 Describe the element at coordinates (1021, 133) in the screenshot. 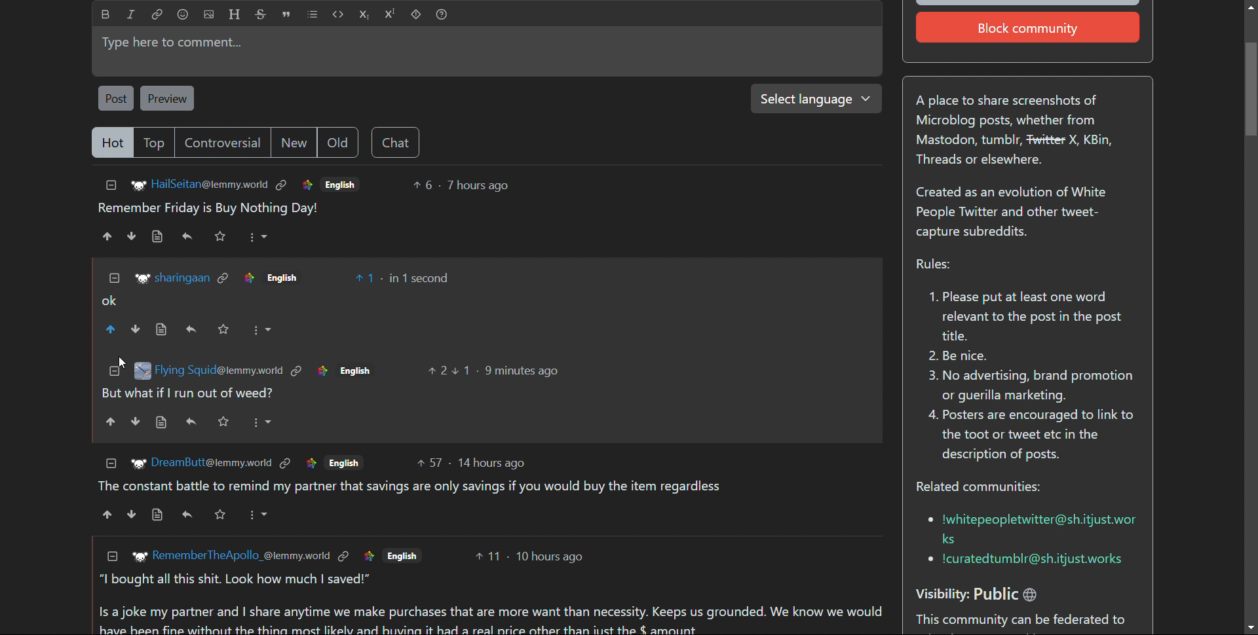

I see `A place to share screenshots of
Microblog posts, whether from
Mastodon, tumblr, Fwitter X, KBin,
Threads or elsewhere.` at that location.